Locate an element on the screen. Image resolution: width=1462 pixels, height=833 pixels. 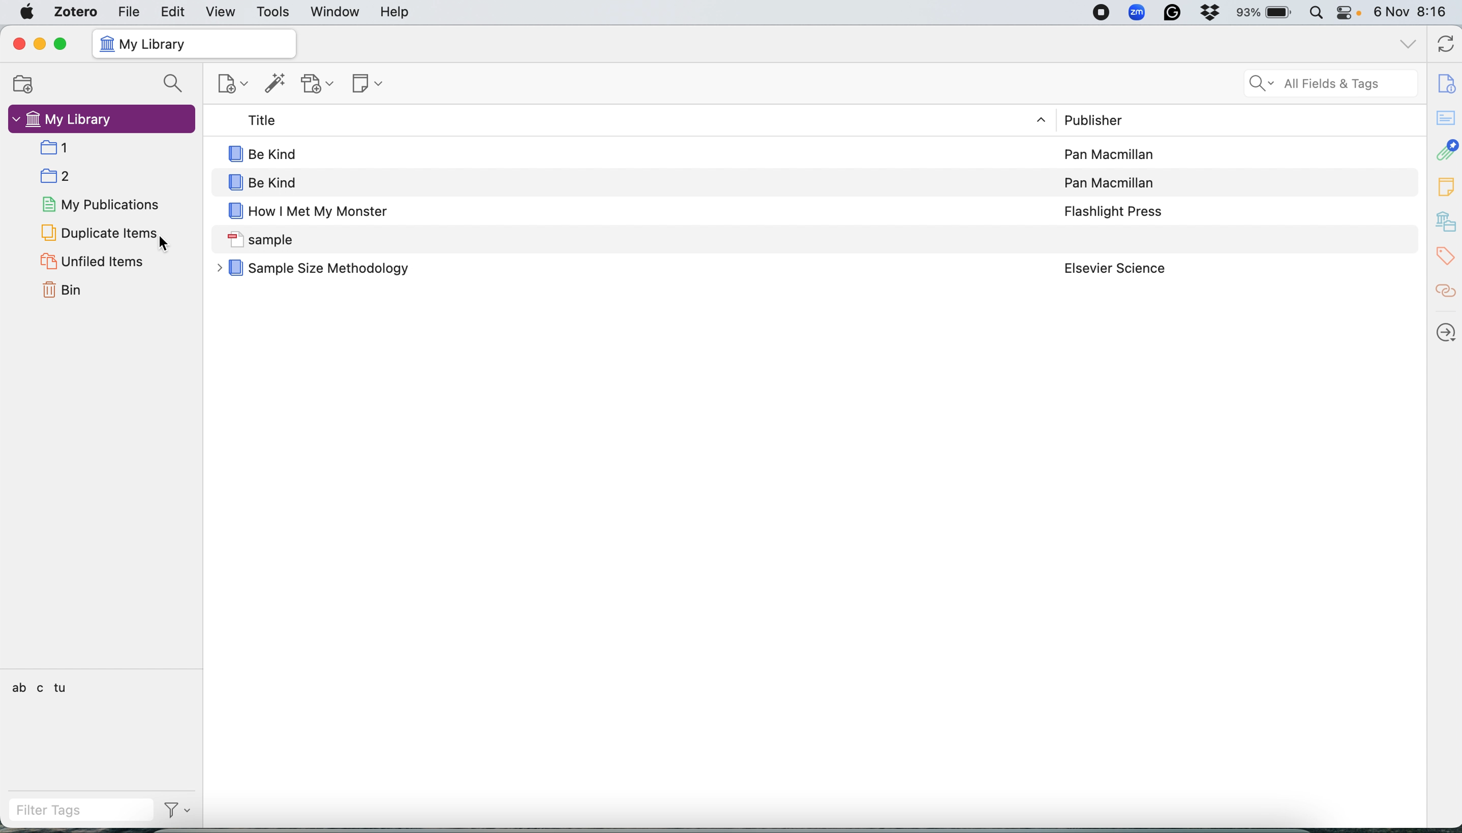
tools is located at coordinates (274, 11).